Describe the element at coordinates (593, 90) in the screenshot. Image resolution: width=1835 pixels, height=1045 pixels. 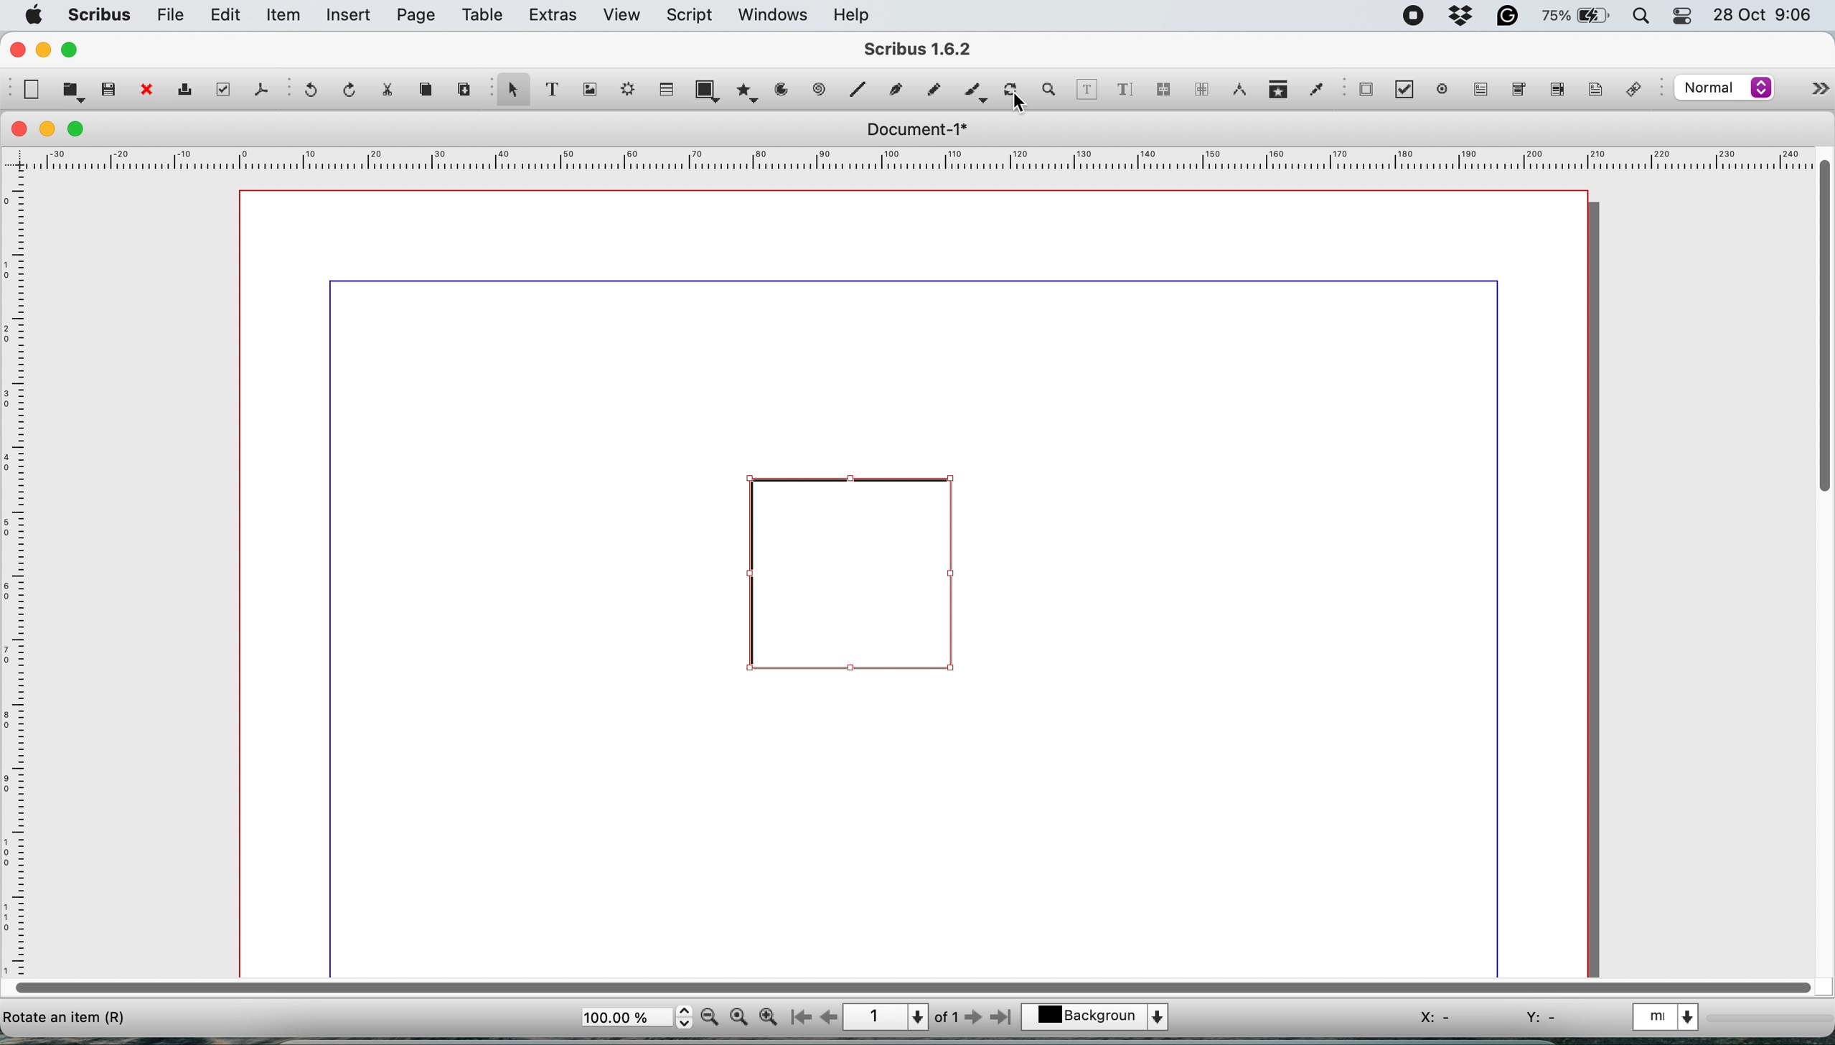
I see `image frame` at that location.